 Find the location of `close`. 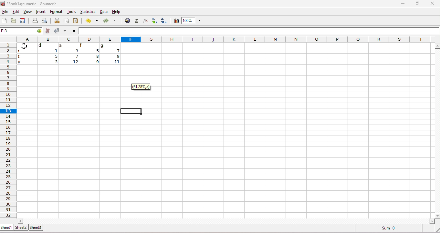

close is located at coordinates (433, 4).